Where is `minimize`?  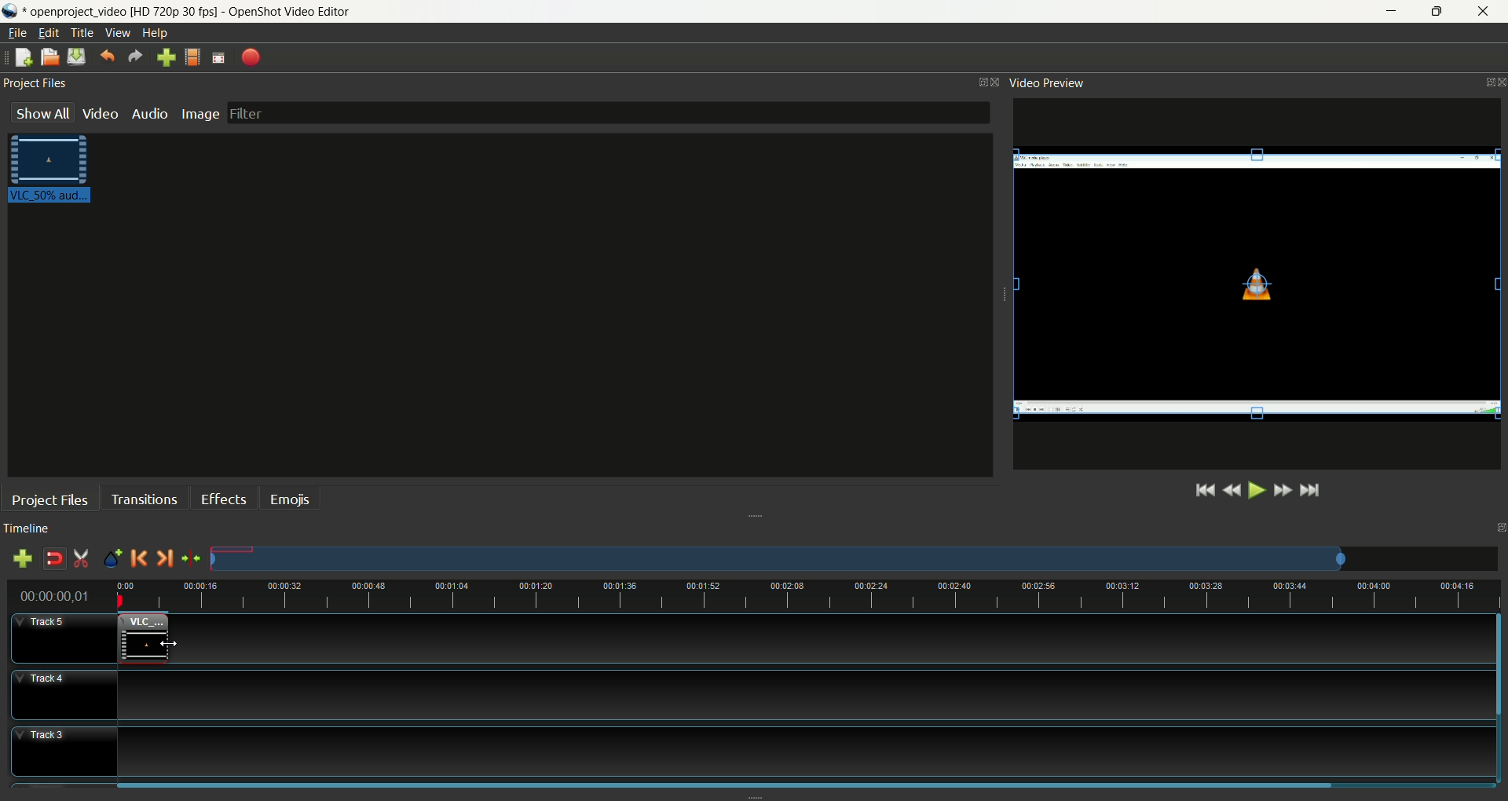
minimize is located at coordinates (1389, 12).